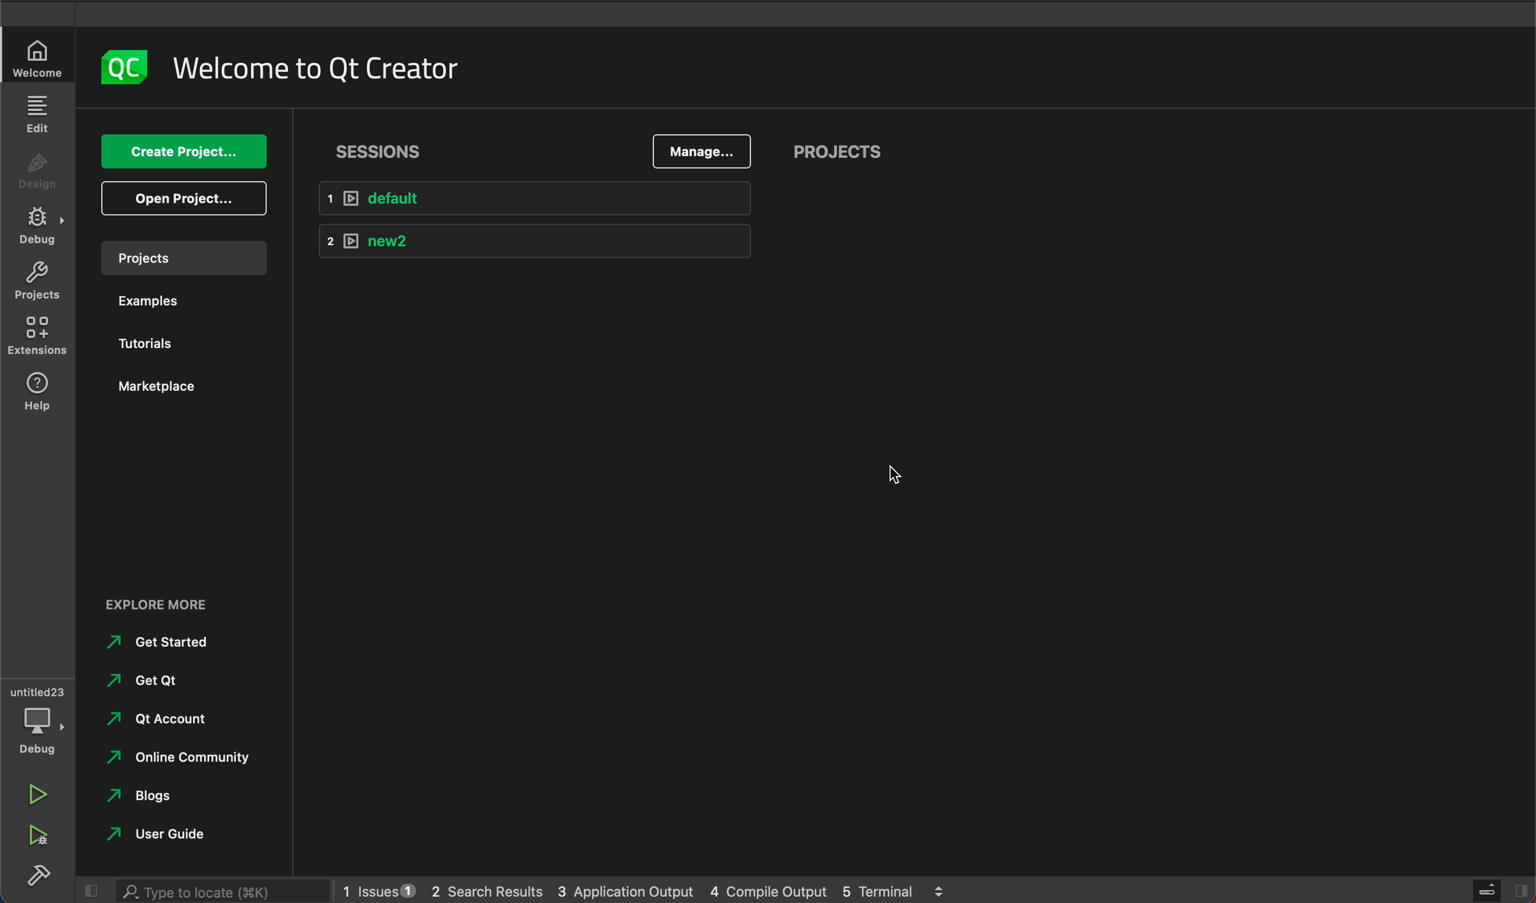  Describe the element at coordinates (155, 679) in the screenshot. I see `get qt` at that location.